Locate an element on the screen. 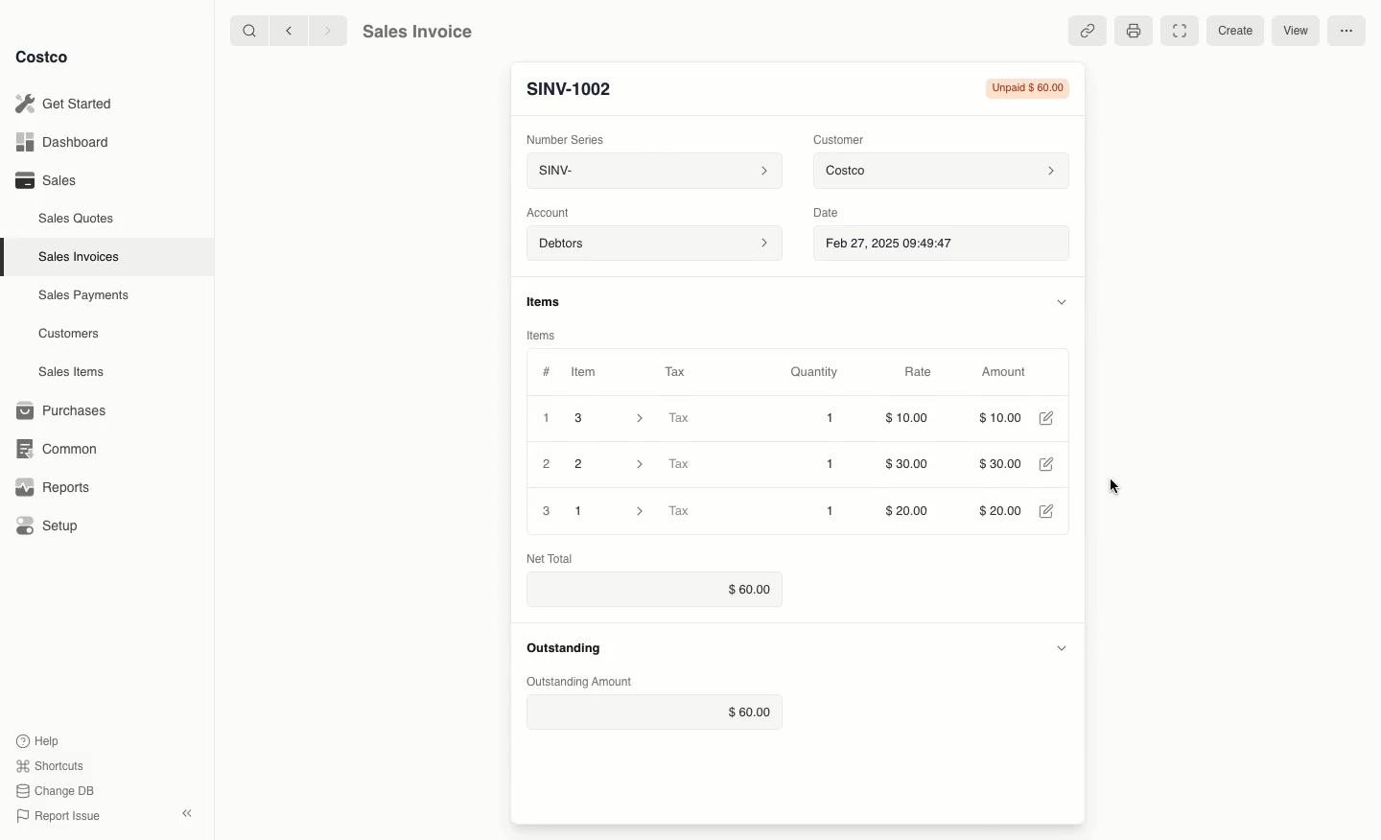 Image resolution: width=1381 pixels, height=840 pixels. Customer is located at coordinates (835, 138).